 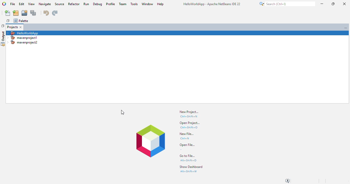 I want to click on source, so click(x=60, y=4).